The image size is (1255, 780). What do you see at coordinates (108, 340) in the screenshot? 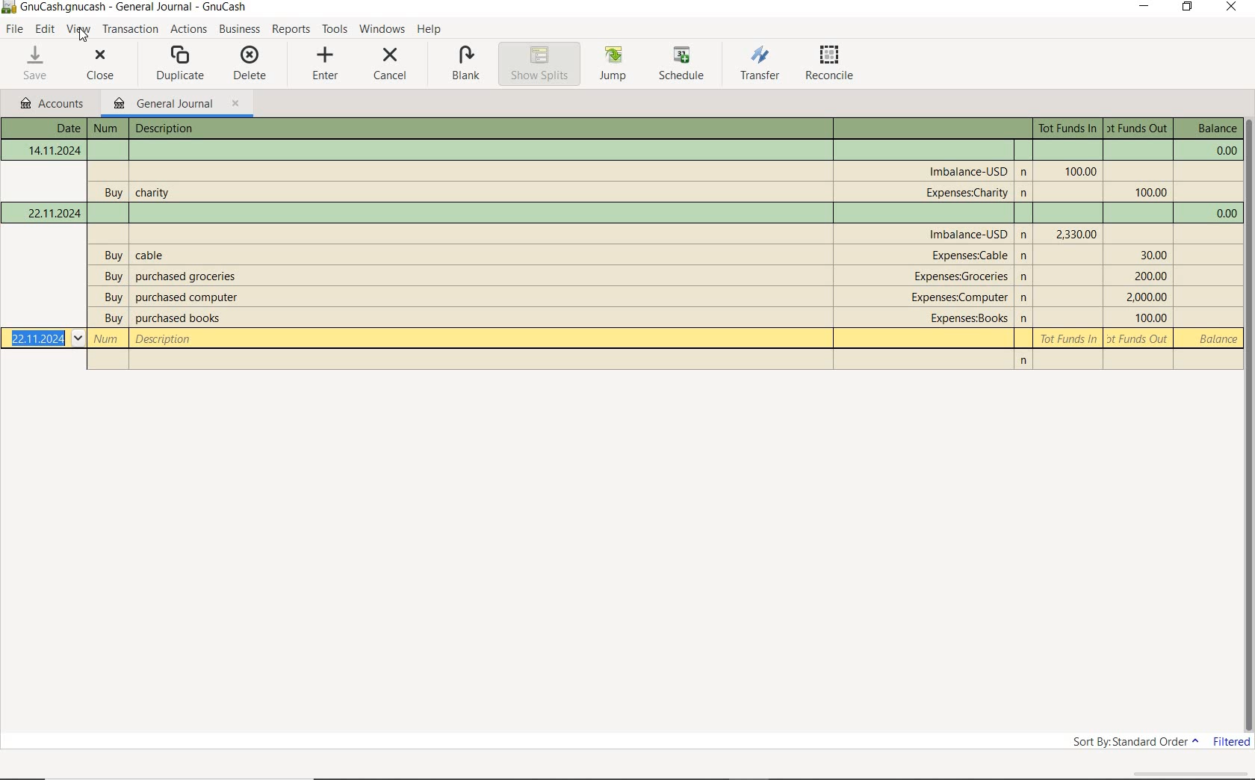
I see `Number` at bounding box center [108, 340].